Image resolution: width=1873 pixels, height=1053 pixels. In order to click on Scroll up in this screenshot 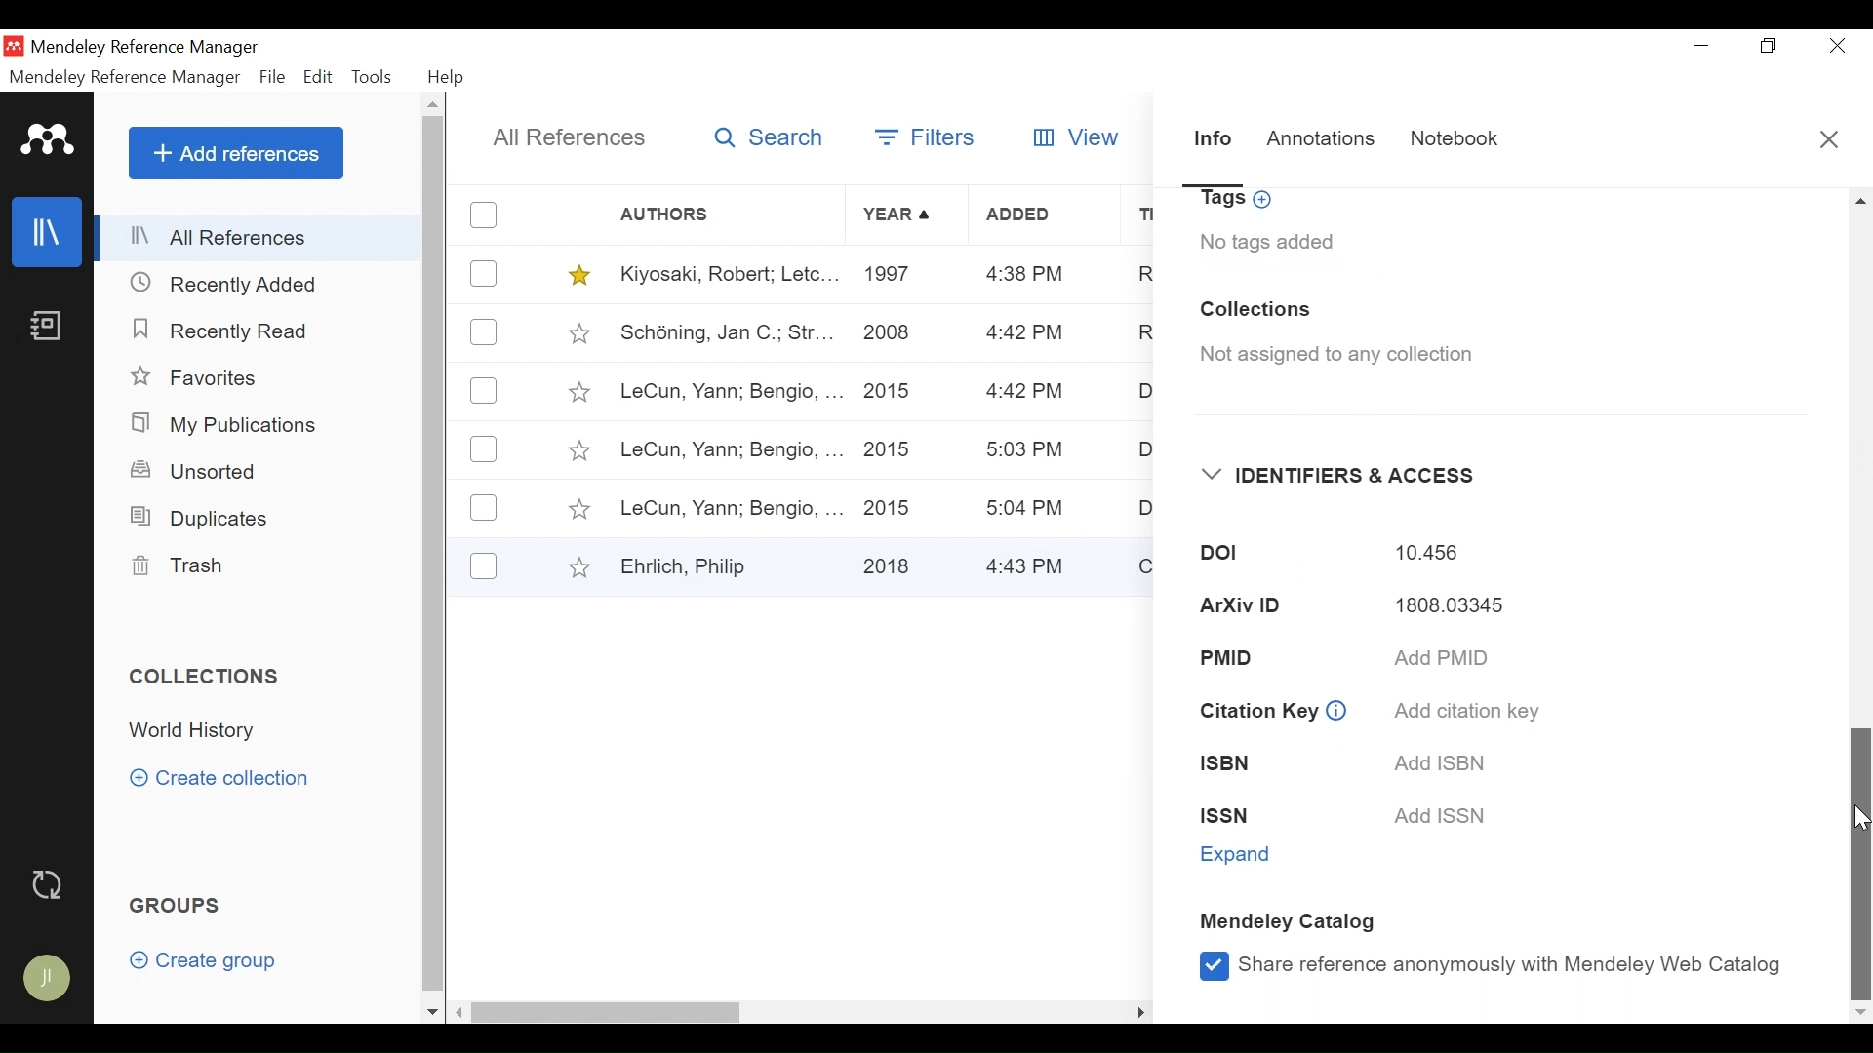, I will do `click(433, 104)`.